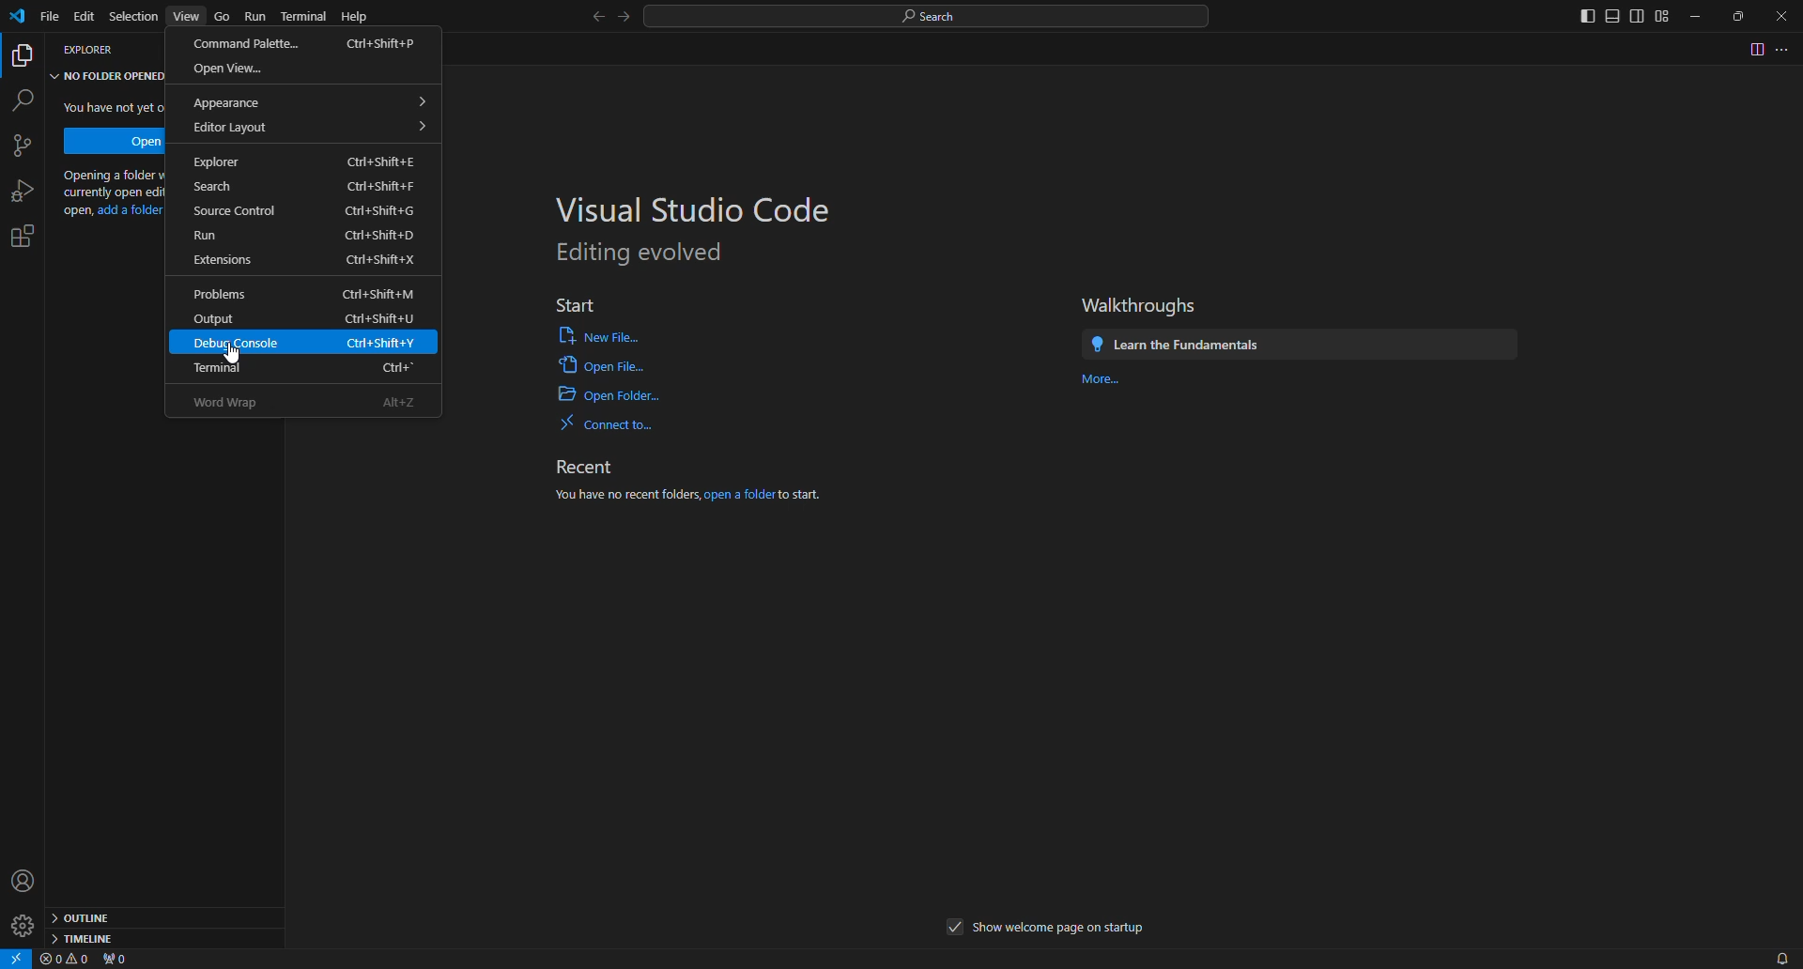  Describe the element at coordinates (1750, 51) in the screenshot. I see `toggle switch page` at that location.